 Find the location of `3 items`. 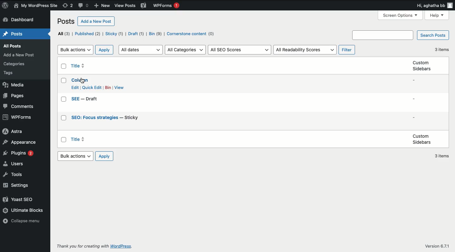

3 items is located at coordinates (442, 50).